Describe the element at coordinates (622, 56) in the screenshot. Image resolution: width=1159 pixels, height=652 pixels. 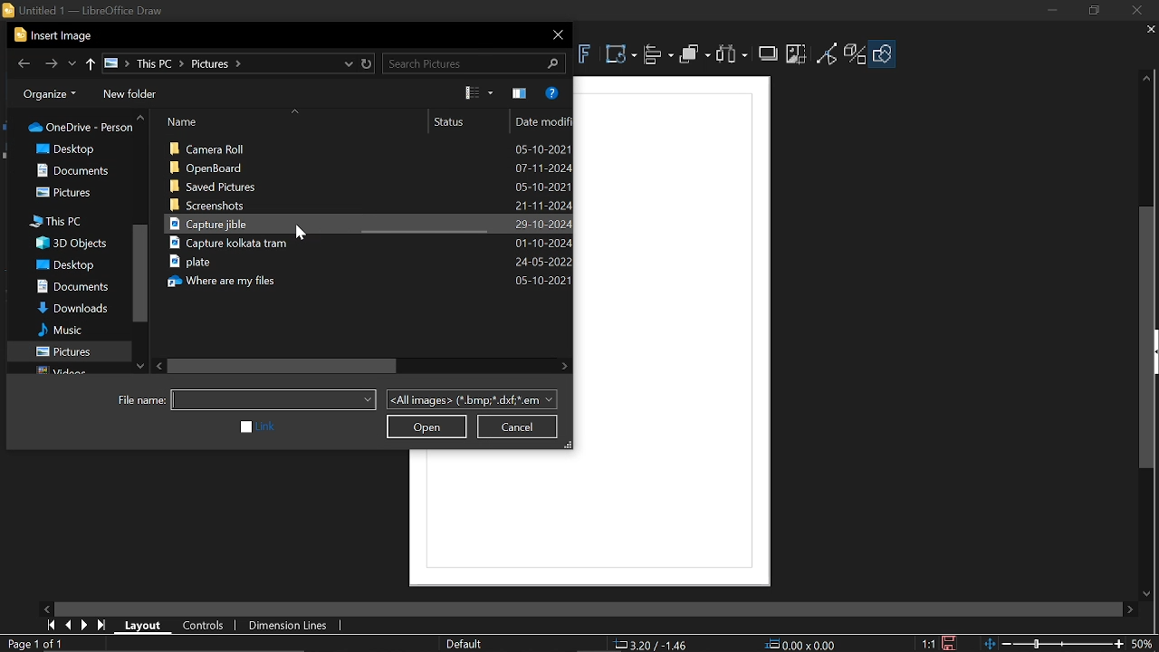
I see `Transformations` at that location.